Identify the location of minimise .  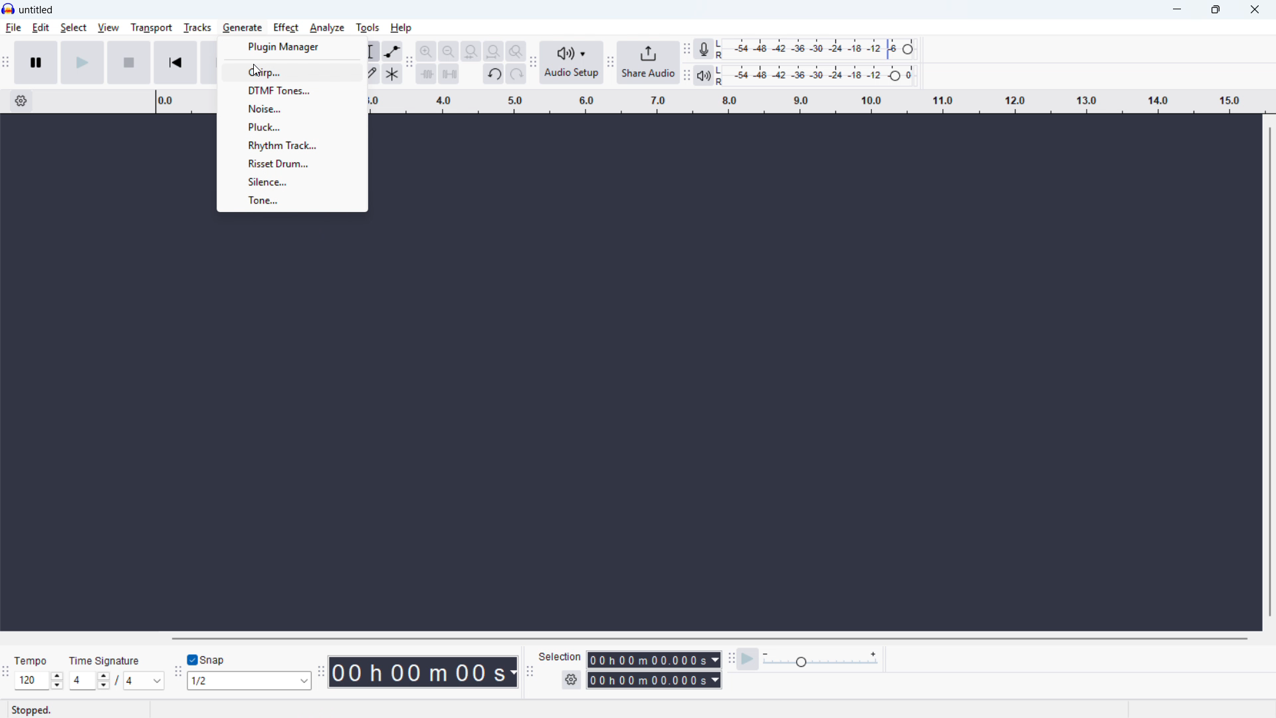
(1178, 10).